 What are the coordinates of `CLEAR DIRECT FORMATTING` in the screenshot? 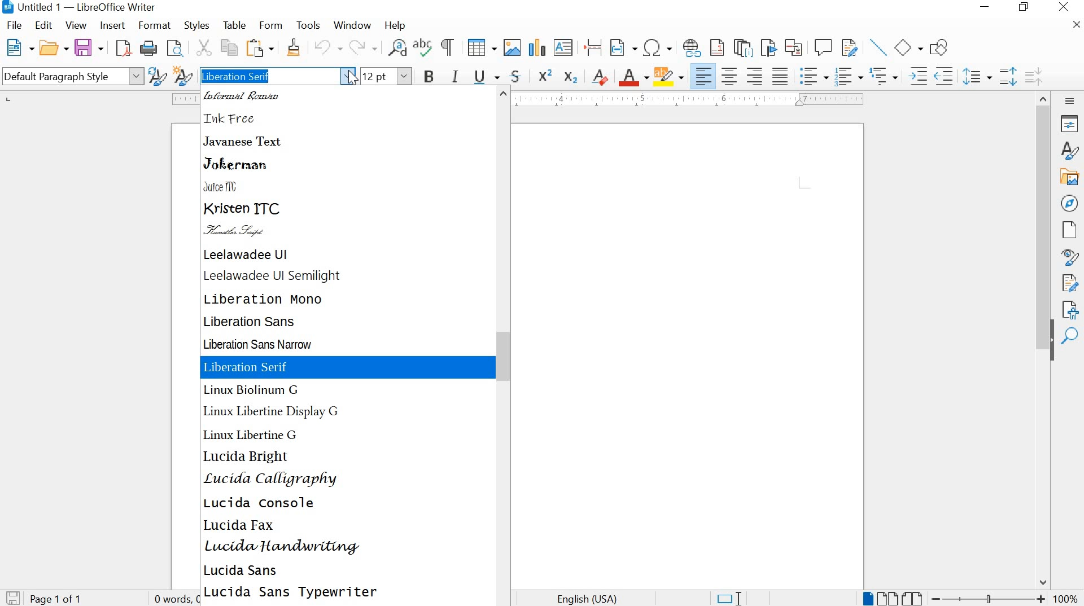 It's located at (600, 77).